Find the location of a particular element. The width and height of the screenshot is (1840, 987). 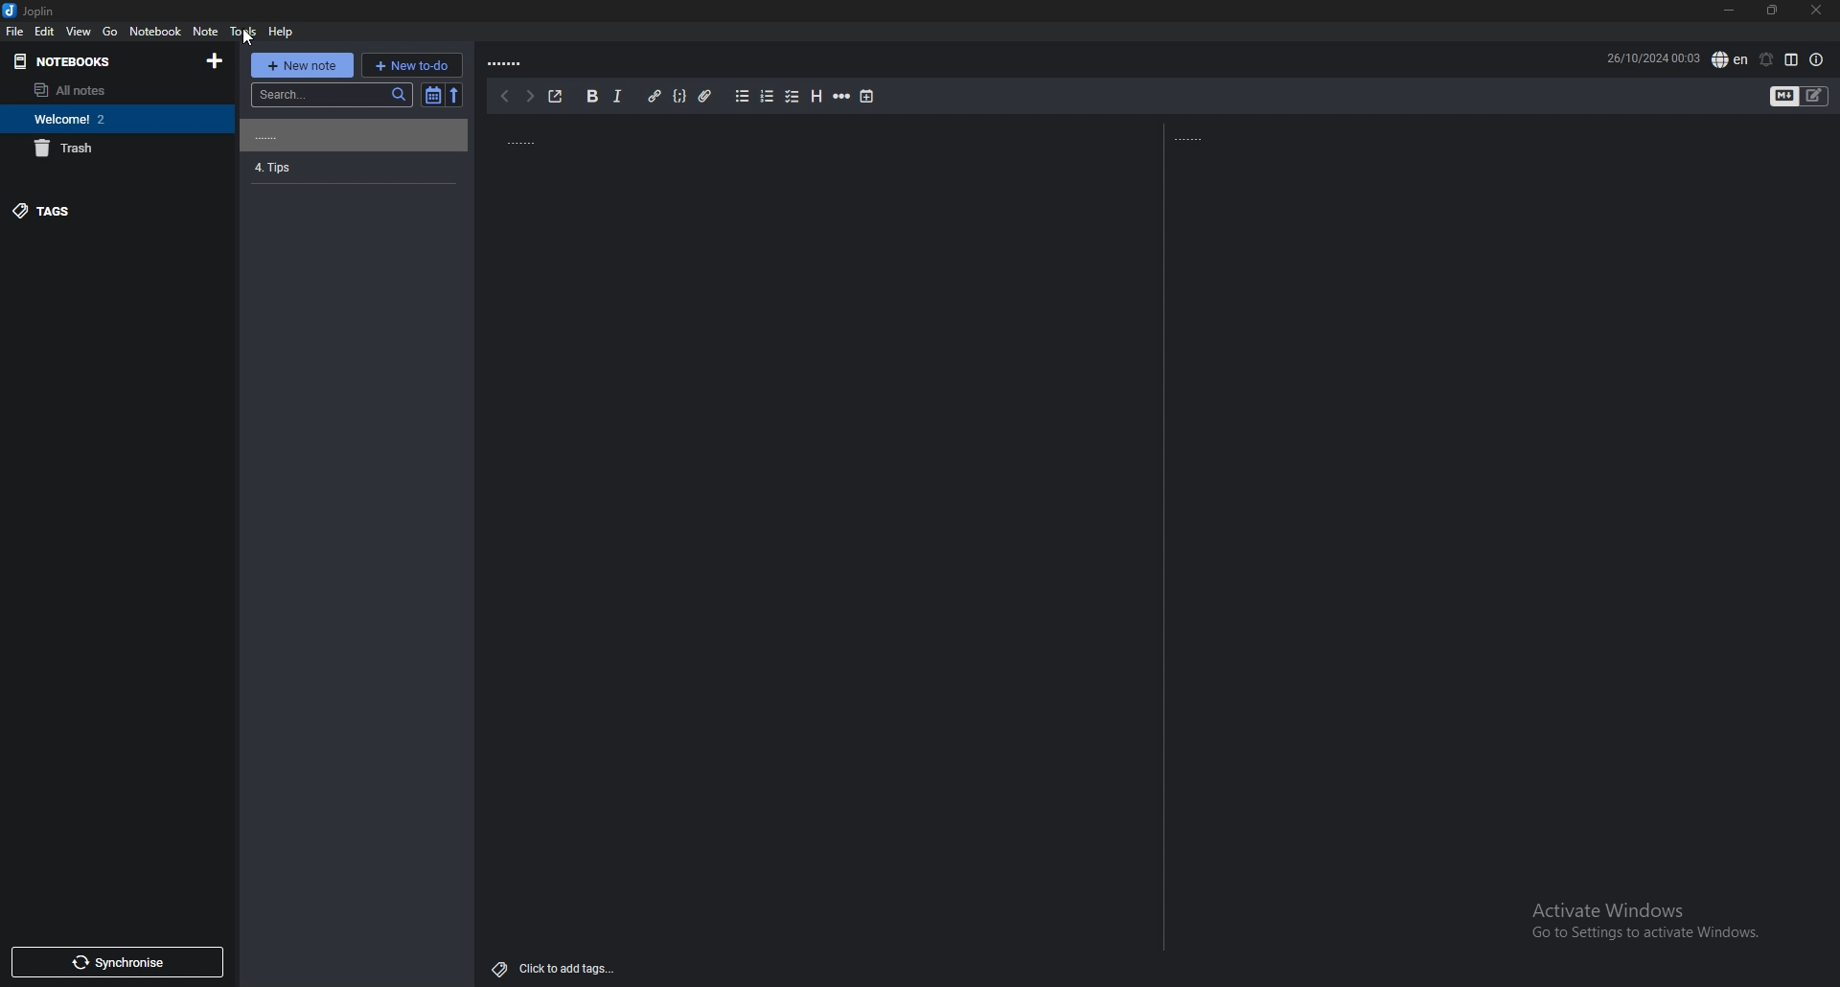

add tags is located at coordinates (557, 968).